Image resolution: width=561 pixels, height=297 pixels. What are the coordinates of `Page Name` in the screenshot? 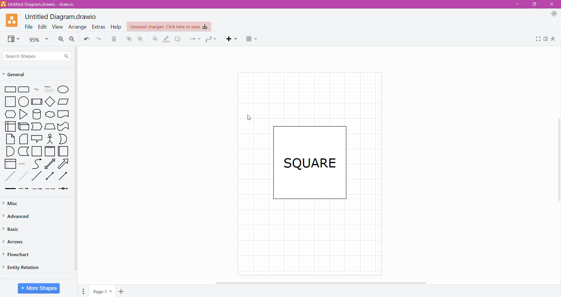 It's located at (102, 292).